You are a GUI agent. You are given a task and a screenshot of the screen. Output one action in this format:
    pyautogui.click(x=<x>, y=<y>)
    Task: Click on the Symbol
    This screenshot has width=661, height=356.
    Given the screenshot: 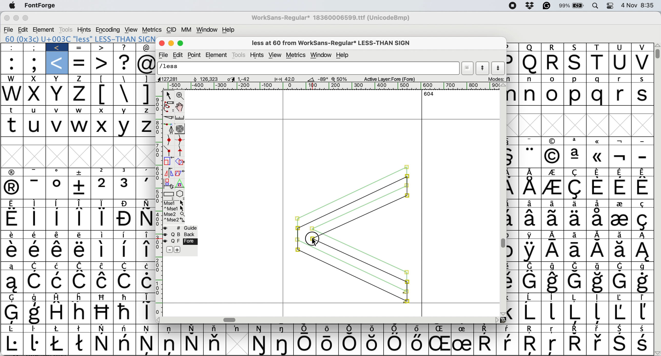 What is the action you would take?
    pyautogui.click(x=641, y=251)
    